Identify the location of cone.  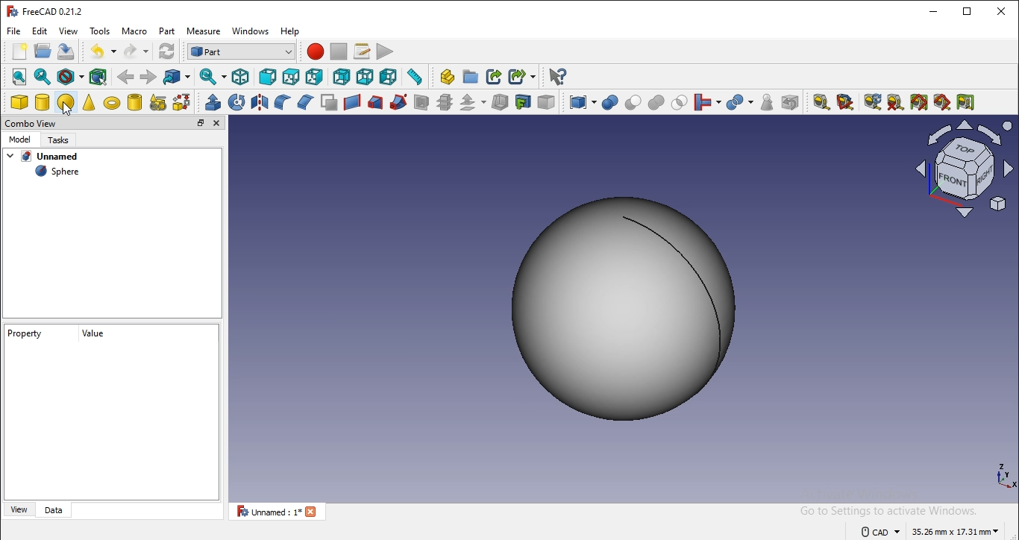
(90, 103).